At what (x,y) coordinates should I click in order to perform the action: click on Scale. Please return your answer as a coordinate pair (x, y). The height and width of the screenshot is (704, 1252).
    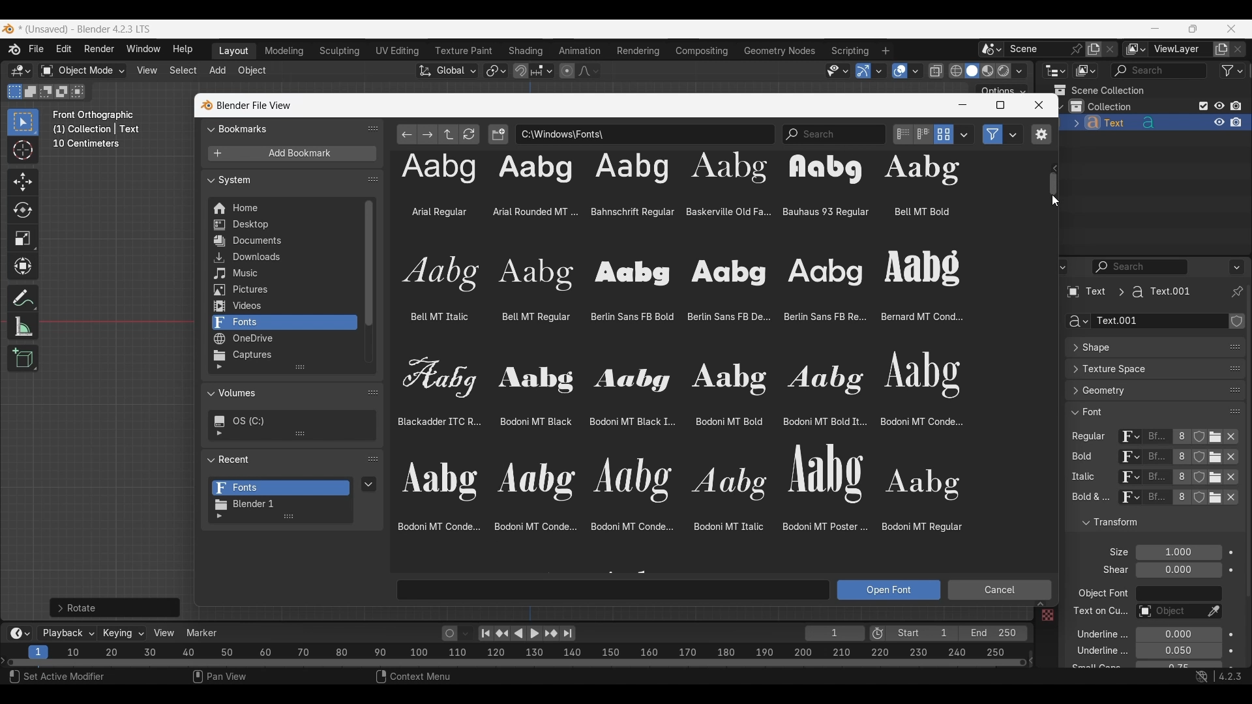
    Looking at the image, I should click on (23, 239).